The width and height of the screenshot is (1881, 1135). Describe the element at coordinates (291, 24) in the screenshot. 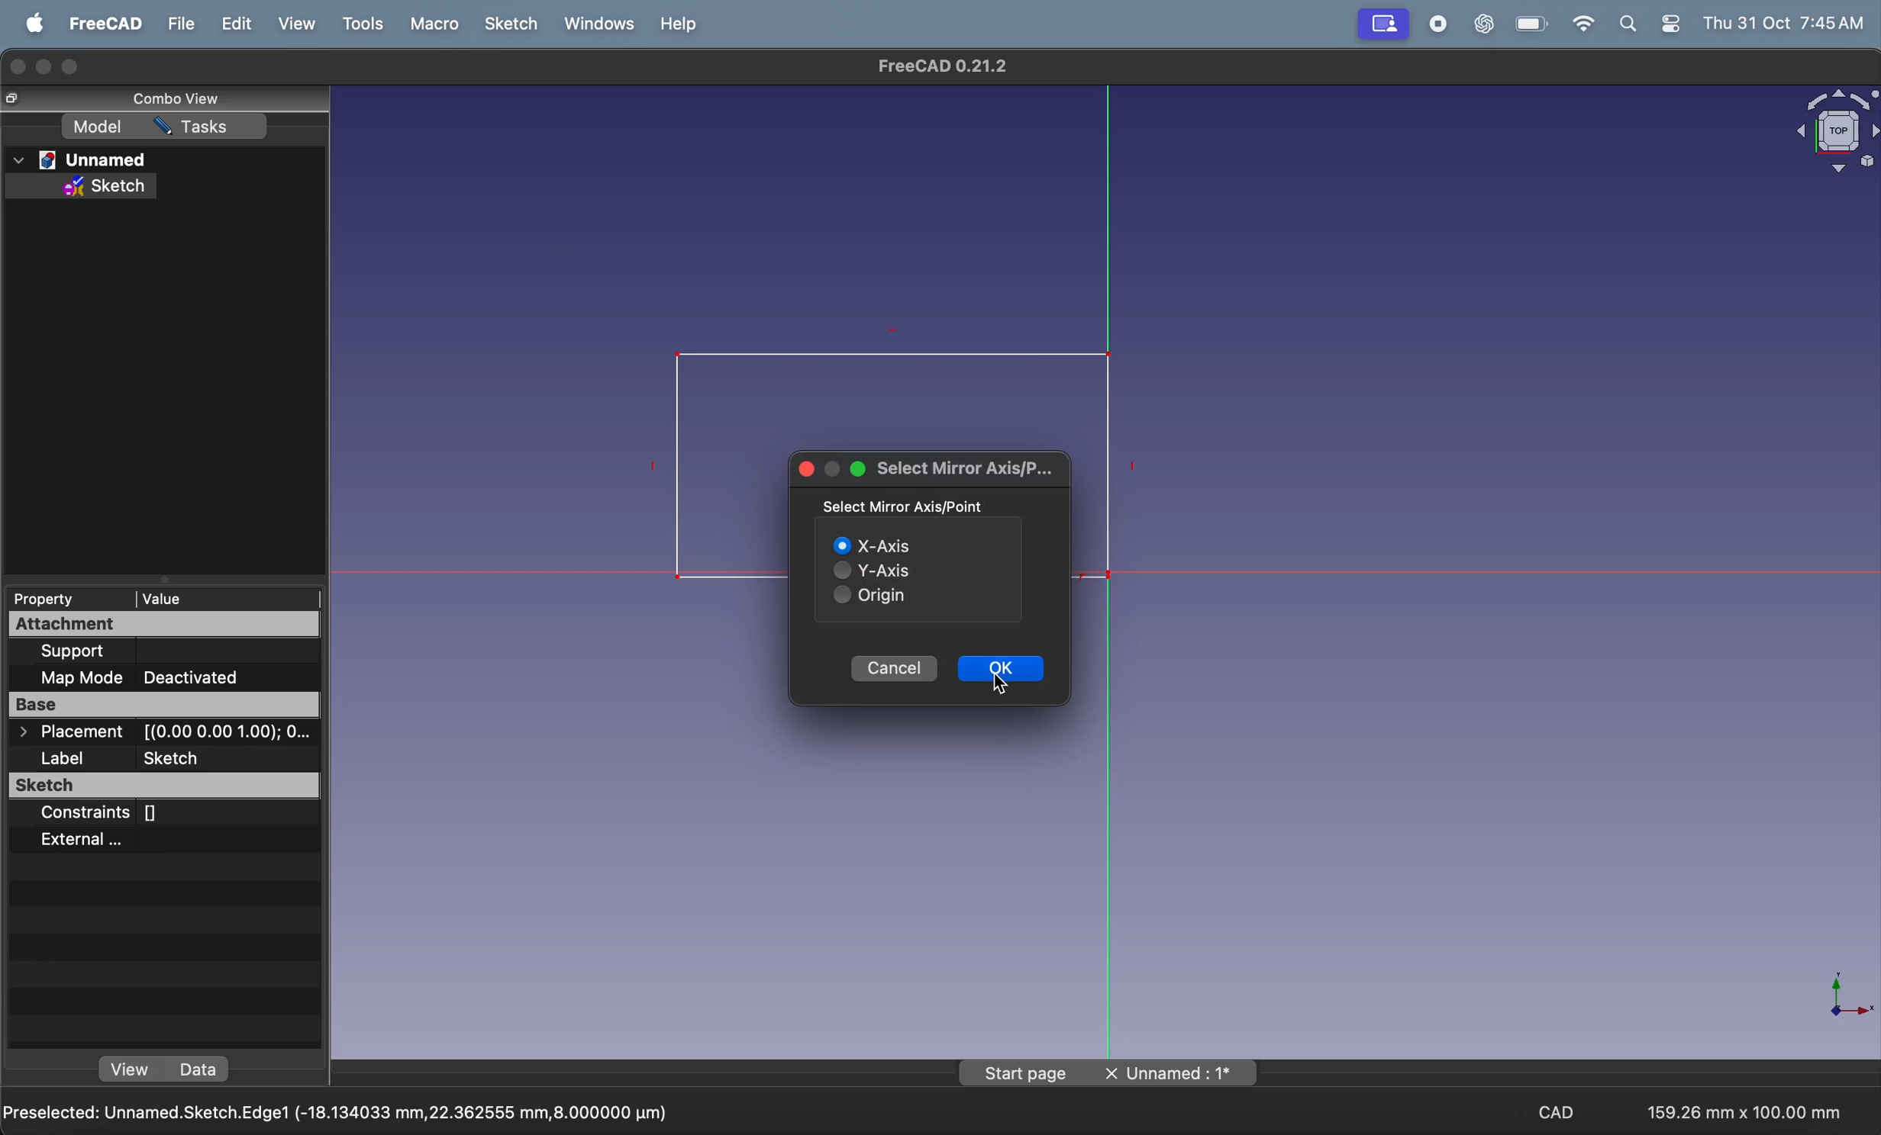

I see `view` at that location.